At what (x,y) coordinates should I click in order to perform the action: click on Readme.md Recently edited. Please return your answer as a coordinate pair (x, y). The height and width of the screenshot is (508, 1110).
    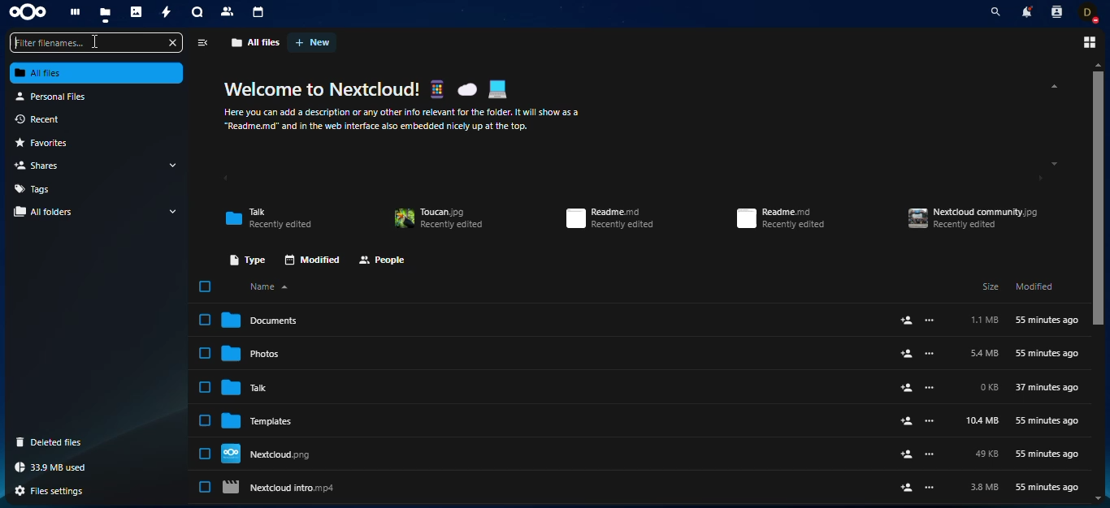
    Looking at the image, I should click on (609, 218).